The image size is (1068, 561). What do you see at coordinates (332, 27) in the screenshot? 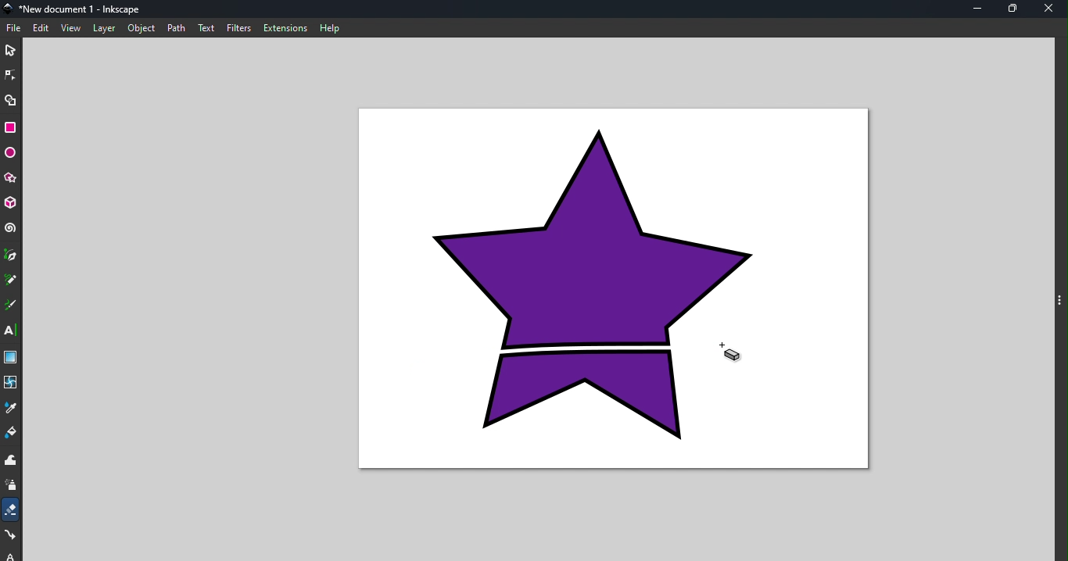
I see `help` at bounding box center [332, 27].